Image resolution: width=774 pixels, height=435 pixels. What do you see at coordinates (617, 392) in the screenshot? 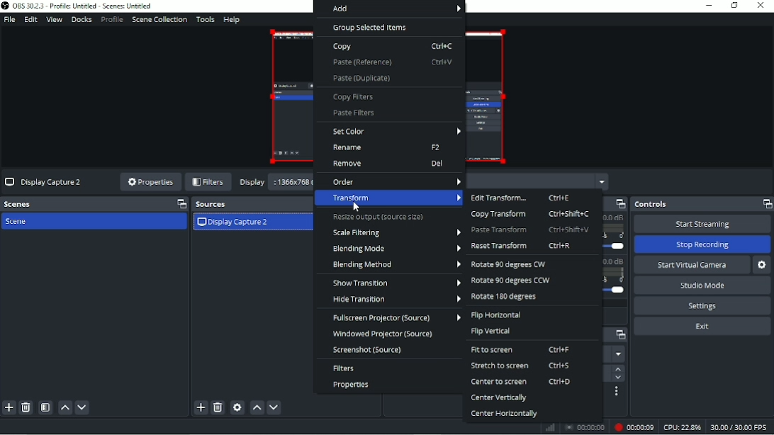
I see `Transition properties` at bounding box center [617, 392].